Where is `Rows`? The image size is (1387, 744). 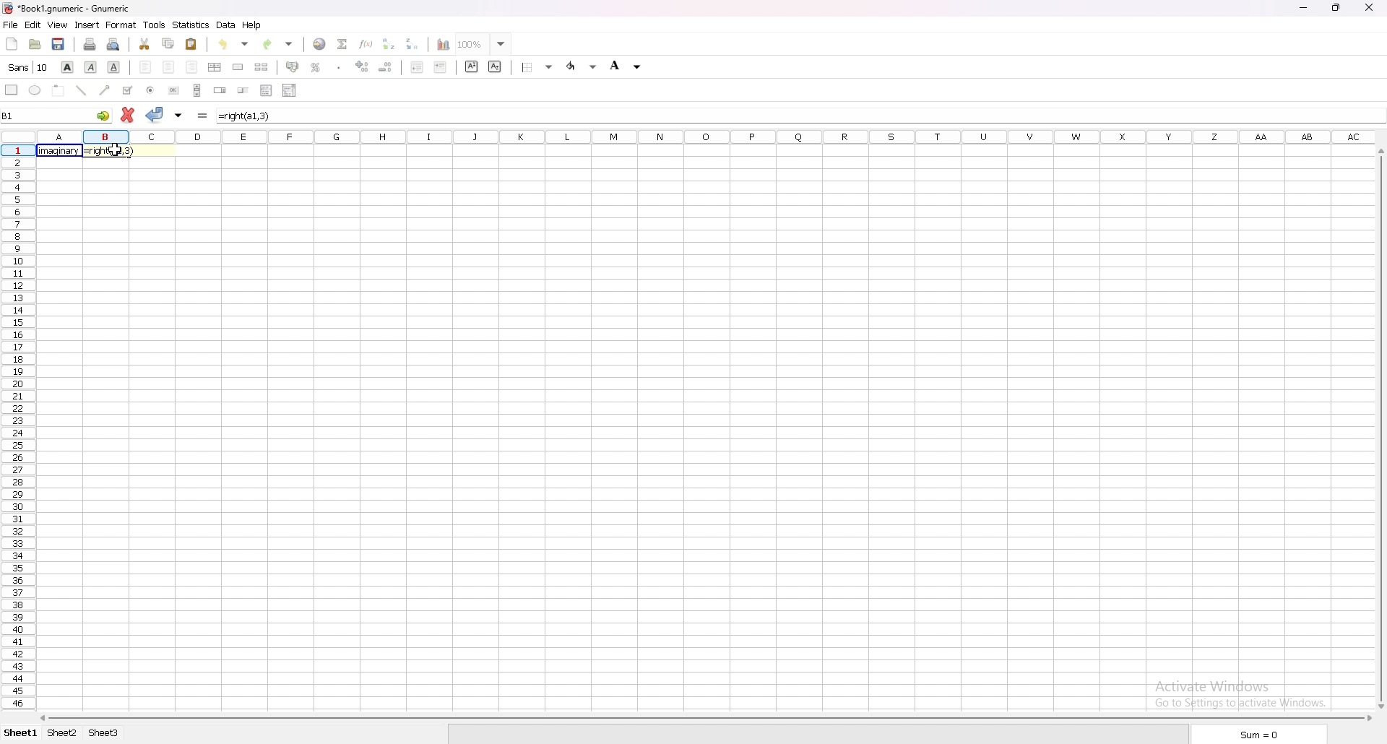 Rows is located at coordinates (748, 137).